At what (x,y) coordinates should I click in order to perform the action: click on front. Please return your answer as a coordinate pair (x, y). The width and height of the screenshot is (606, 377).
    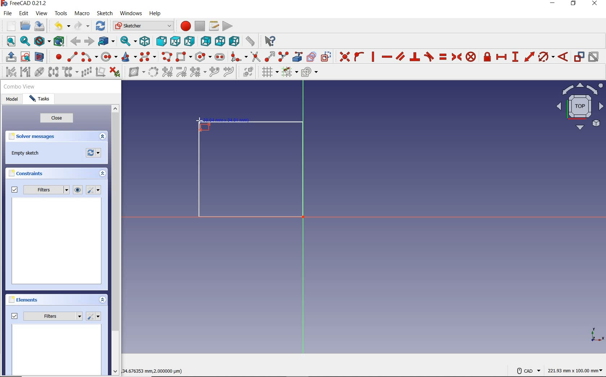
    Looking at the image, I should click on (161, 42).